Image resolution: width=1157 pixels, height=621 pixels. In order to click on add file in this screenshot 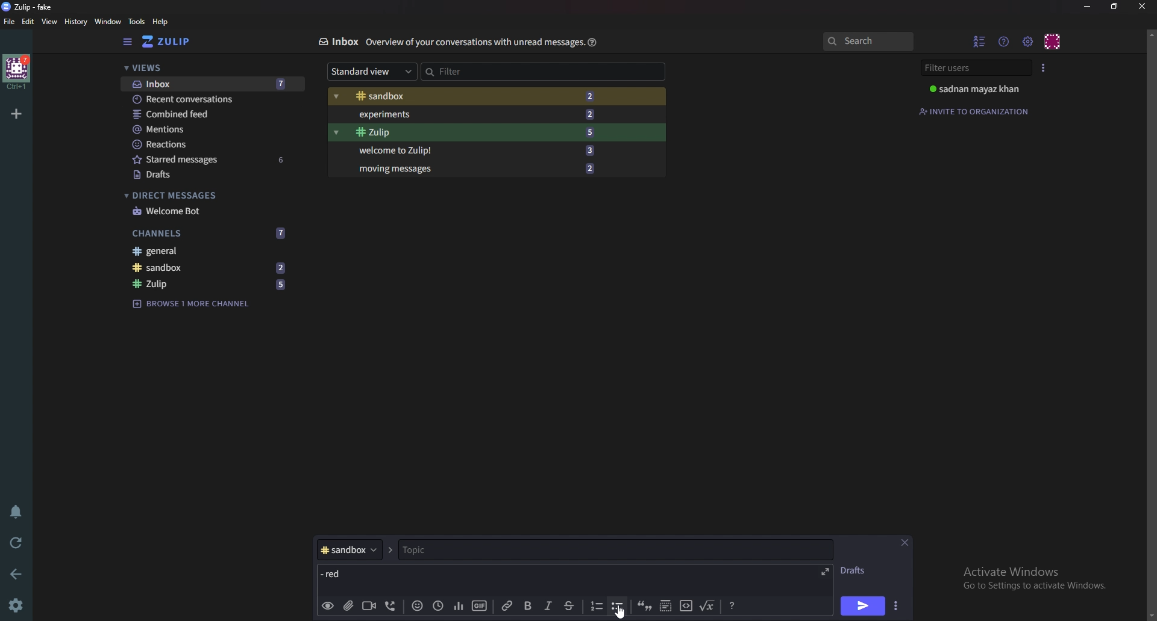, I will do `click(346, 605)`.